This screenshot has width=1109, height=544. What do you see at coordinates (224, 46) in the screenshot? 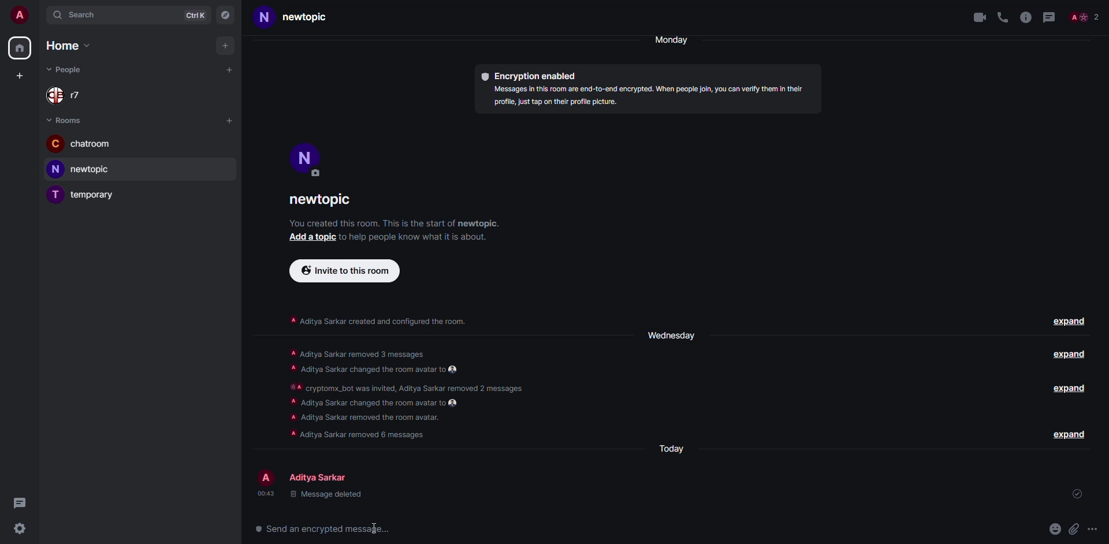
I see `add` at bounding box center [224, 46].